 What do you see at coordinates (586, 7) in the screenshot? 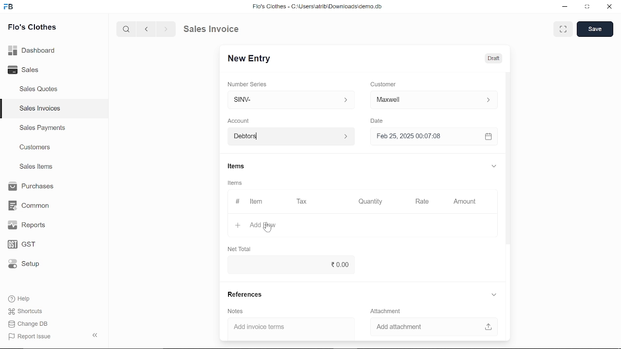
I see `restore down` at bounding box center [586, 7].